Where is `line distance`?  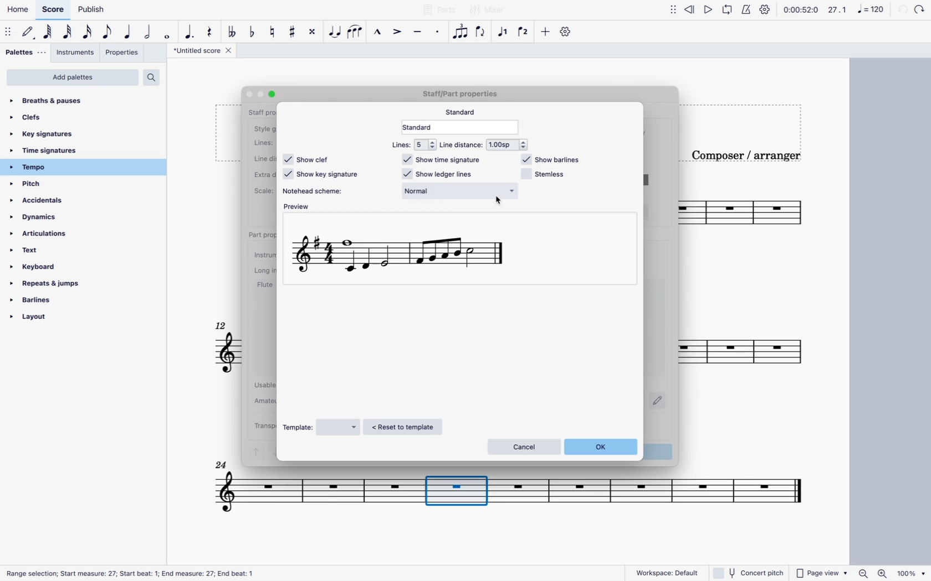 line distance is located at coordinates (486, 144).